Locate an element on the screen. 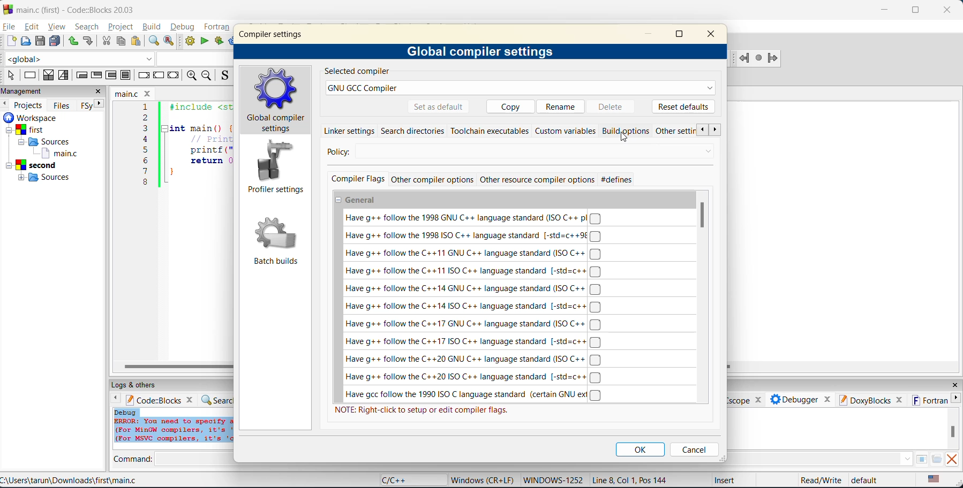  replace is located at coordinates (170, 42).